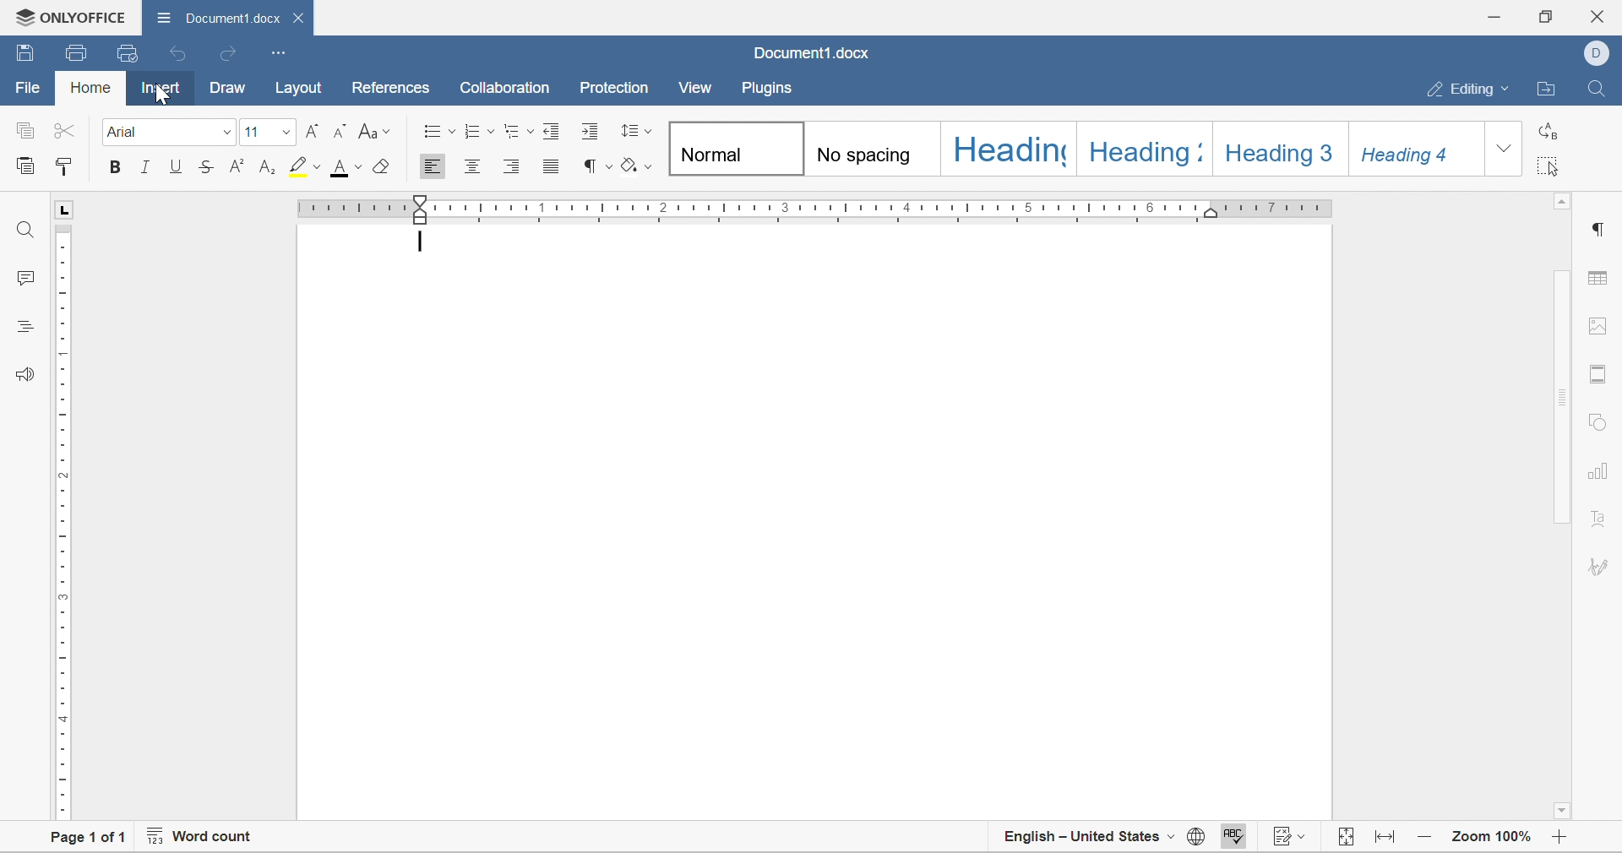 The width and height of the screenshot is (1622, 853). I want to click on Normal, so click(730, 149).